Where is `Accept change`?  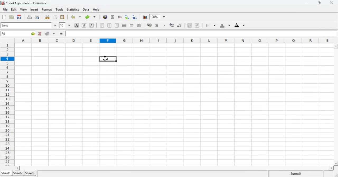 Accept change is located at coordinates (48, 33).